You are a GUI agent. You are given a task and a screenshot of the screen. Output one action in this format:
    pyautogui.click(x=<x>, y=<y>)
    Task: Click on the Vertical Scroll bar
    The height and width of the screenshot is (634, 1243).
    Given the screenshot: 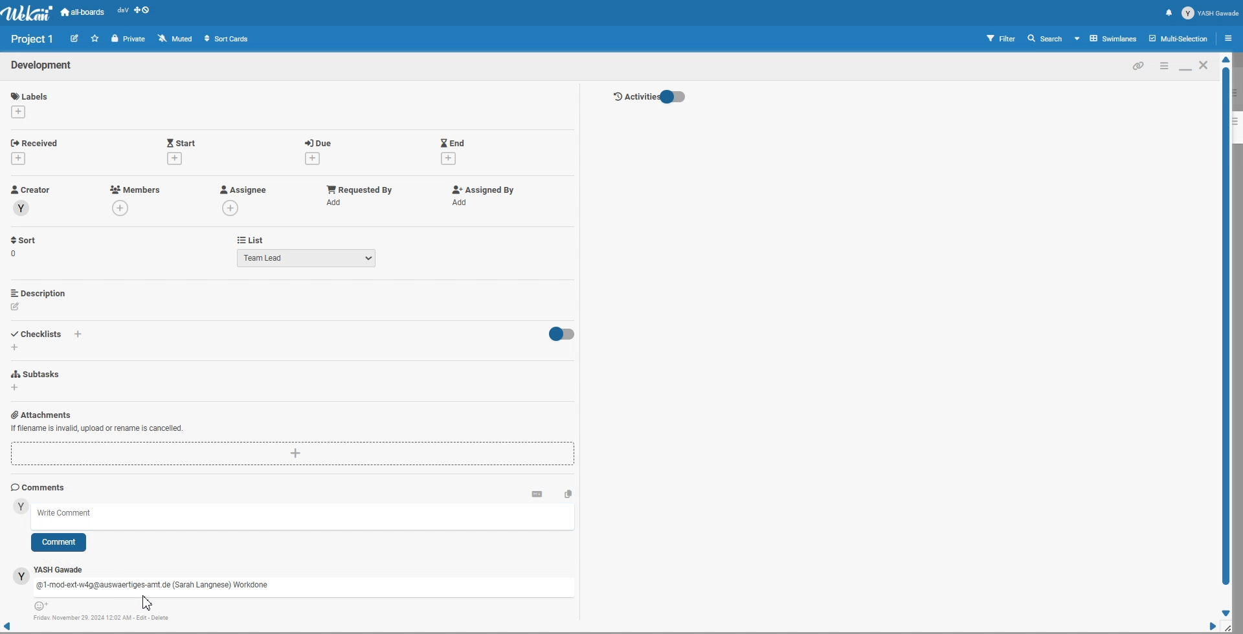 What is the action you would take?
    pyautogui.click(x=1227, y=336)
    